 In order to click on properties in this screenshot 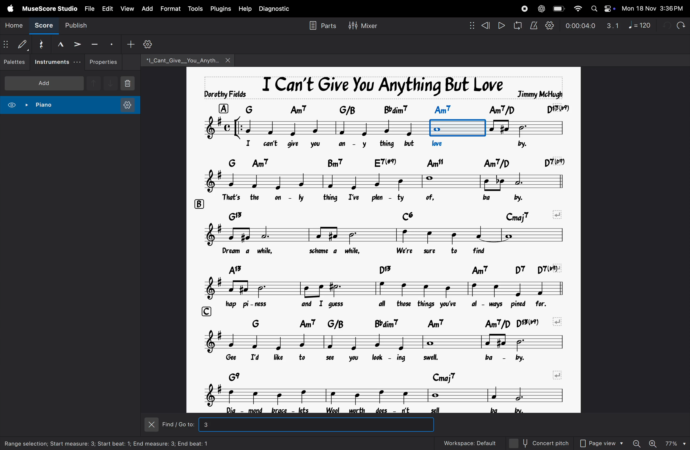, I will do `click(104, 62)`.